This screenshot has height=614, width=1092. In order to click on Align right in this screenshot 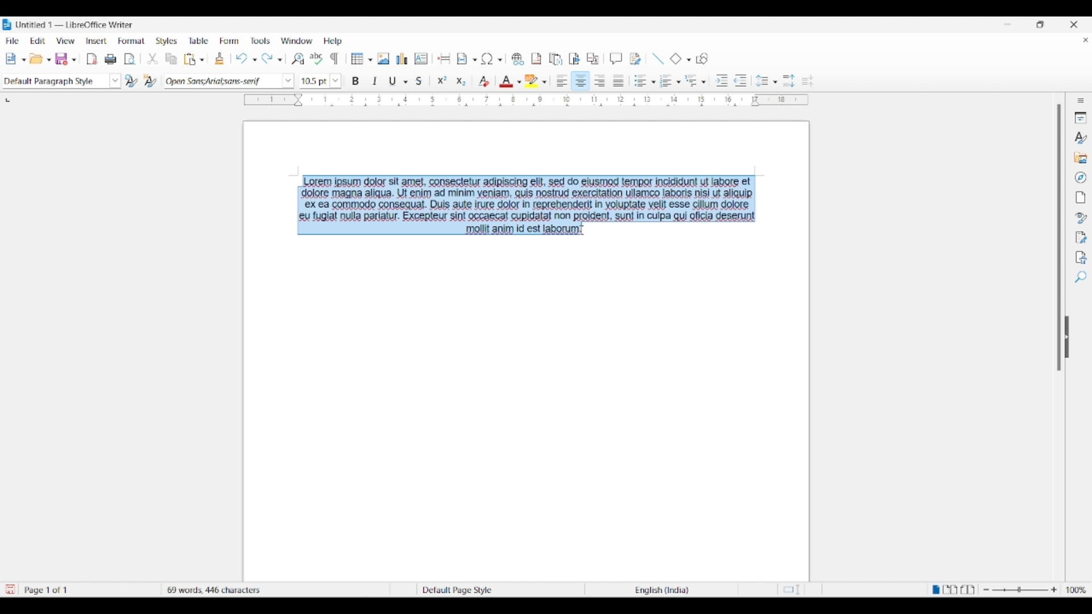, I will do `click(600, 80)`.